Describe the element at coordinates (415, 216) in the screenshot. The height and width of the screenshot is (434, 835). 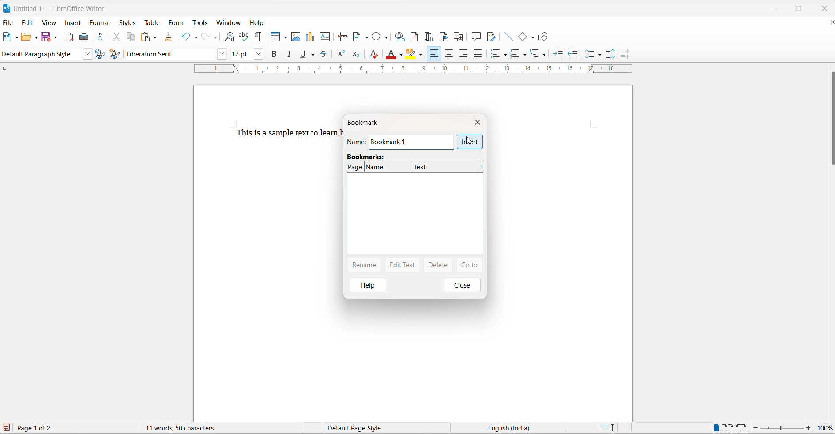
I see `bookmark table` at that location.